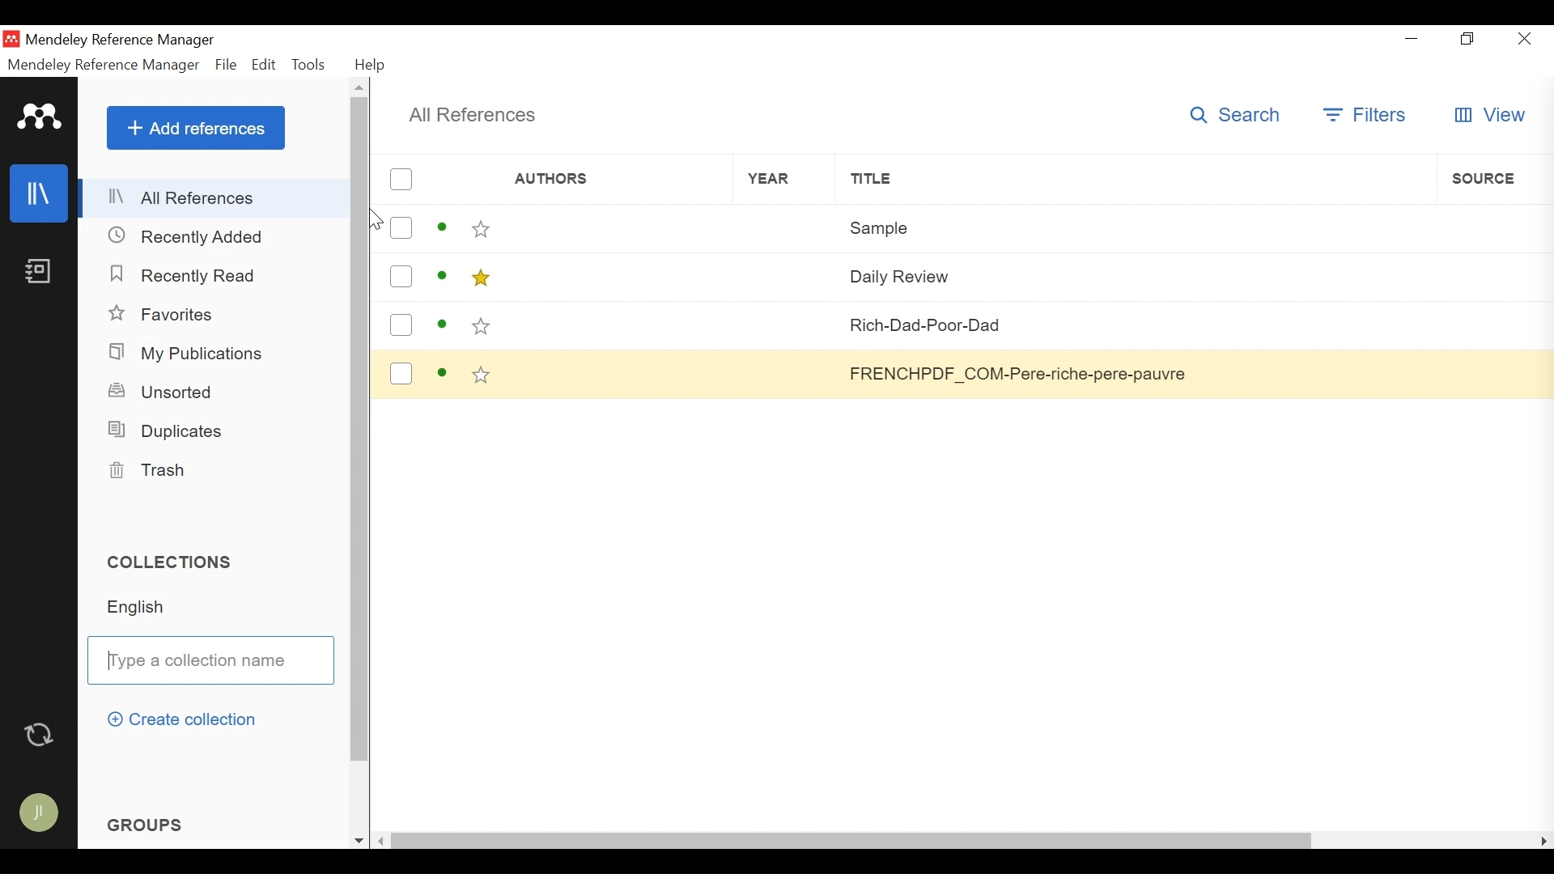 This screenshot has height=874, width=1554. I want to click on Recently Read, so click(184, 274).